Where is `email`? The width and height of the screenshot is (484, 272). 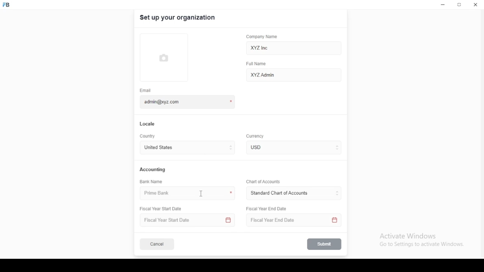
email is located at coordinates (146, 90).